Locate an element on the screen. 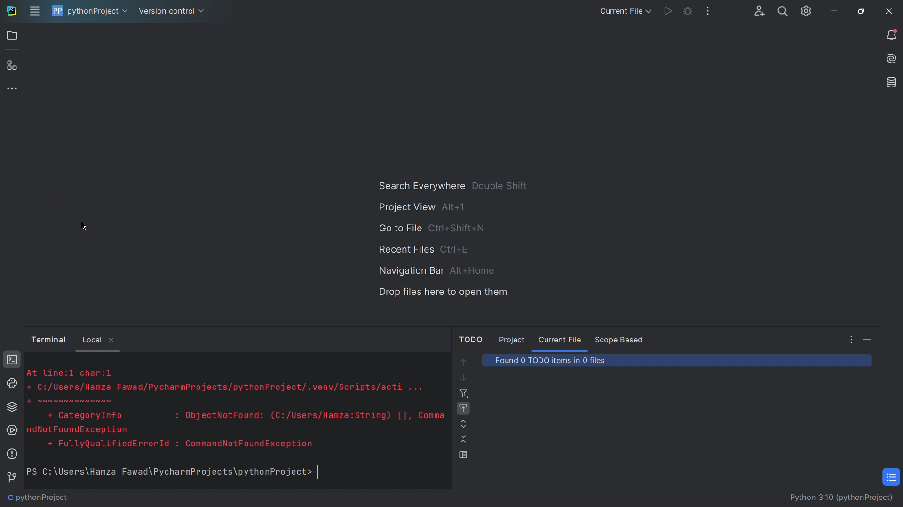 This screenshot has height=507, width=903. Filter is located at coordinates (463, 392).